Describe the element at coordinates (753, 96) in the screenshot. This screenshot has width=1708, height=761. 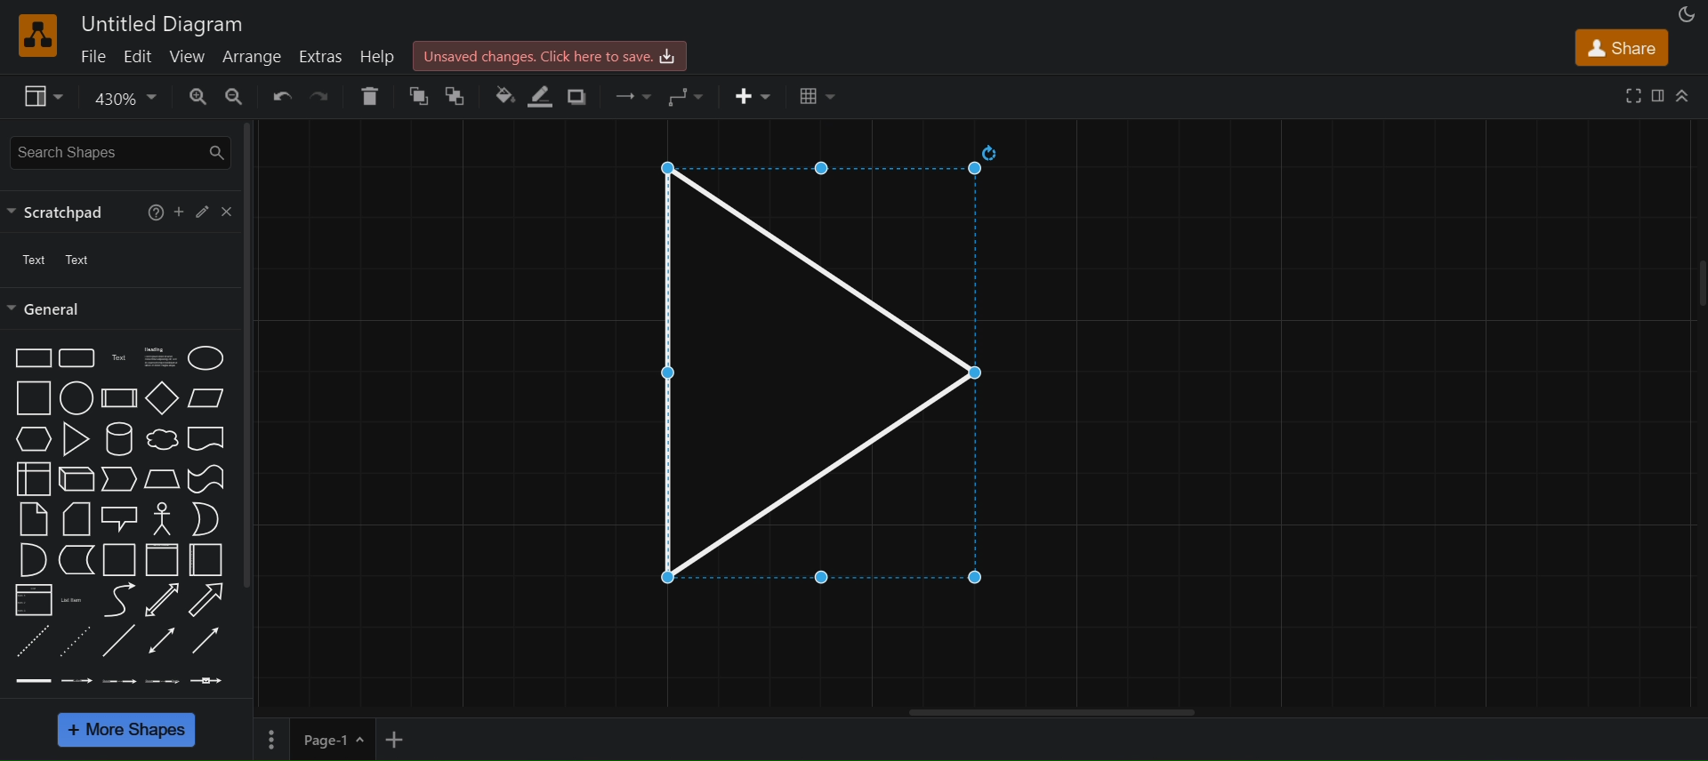
I see `insert` at that location.